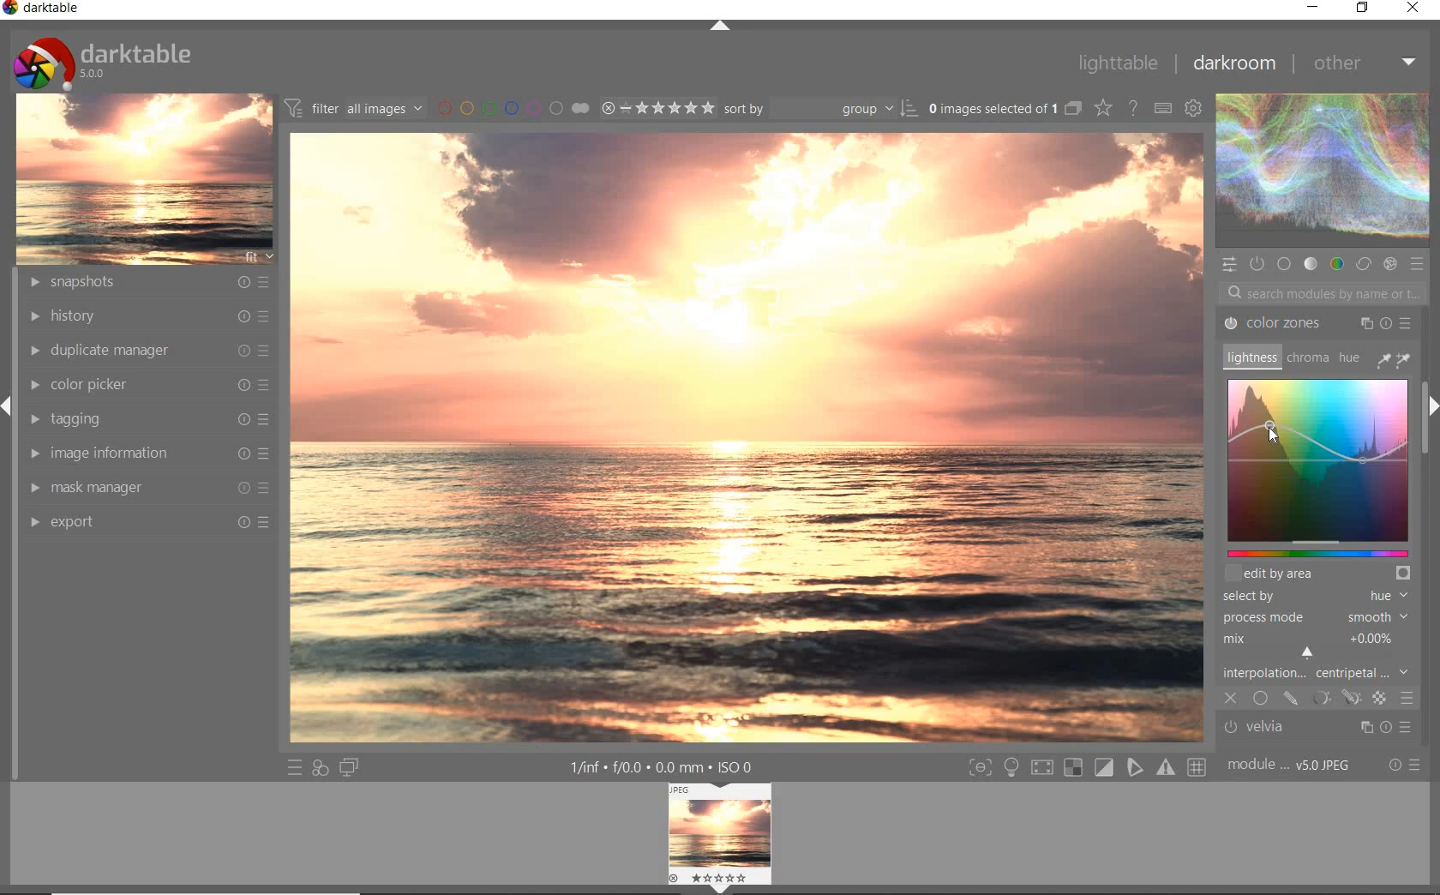  Describe the element at coordinates (1311, 264) in the screenshot. I see `TONE ` at that location.